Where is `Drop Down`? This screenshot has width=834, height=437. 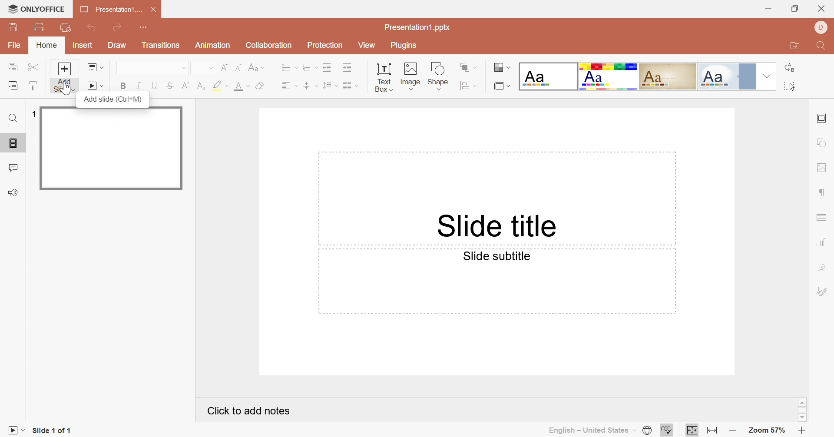 Drop Down is located at coordinates (767, 76).